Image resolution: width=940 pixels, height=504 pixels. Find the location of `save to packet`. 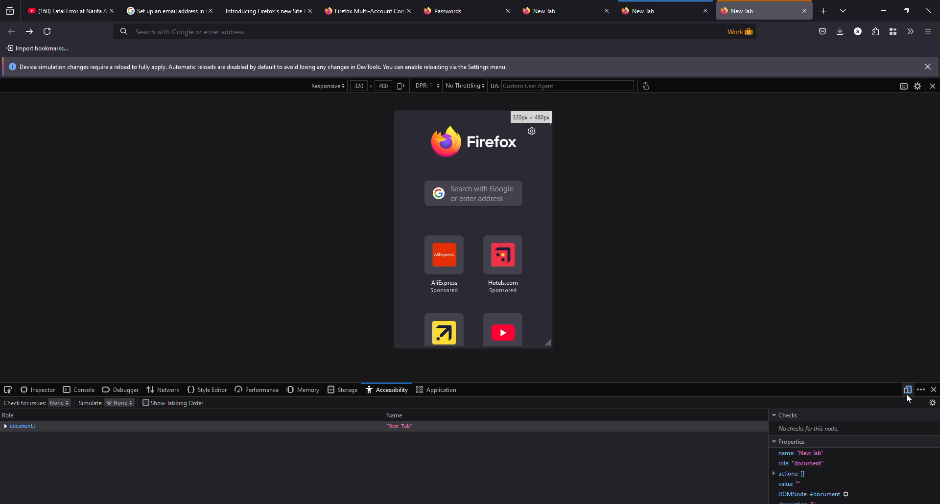

save to packet is located at coordinates (822, 32).